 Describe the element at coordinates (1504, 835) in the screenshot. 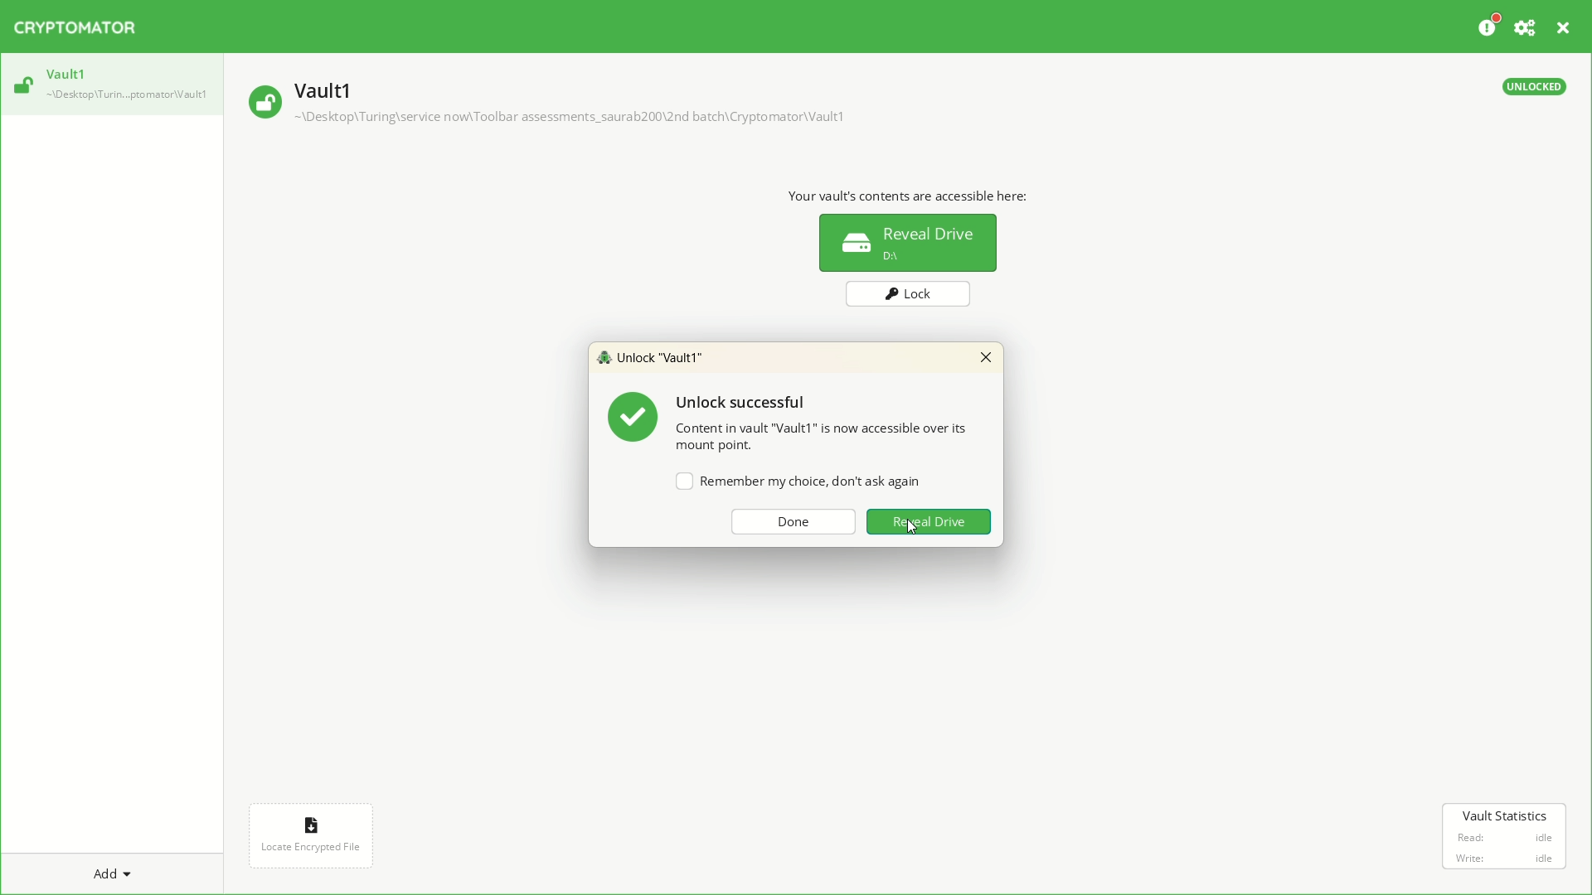

I see `vault statistics read: idle write: idle` at that location.